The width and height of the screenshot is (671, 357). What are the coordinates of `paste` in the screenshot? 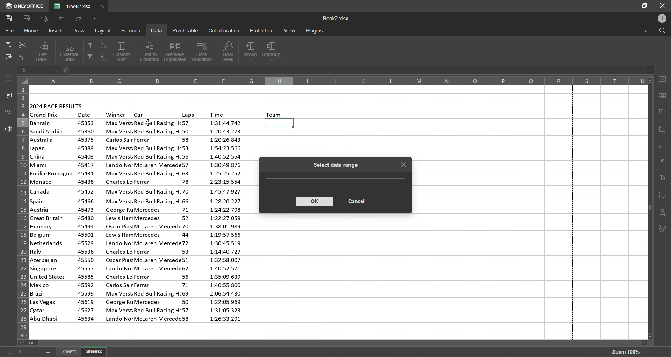 It's located at (9, 57).